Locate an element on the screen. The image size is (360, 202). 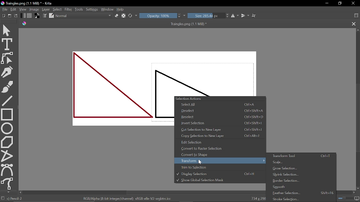
Tools is located at coordinates (79, 9).